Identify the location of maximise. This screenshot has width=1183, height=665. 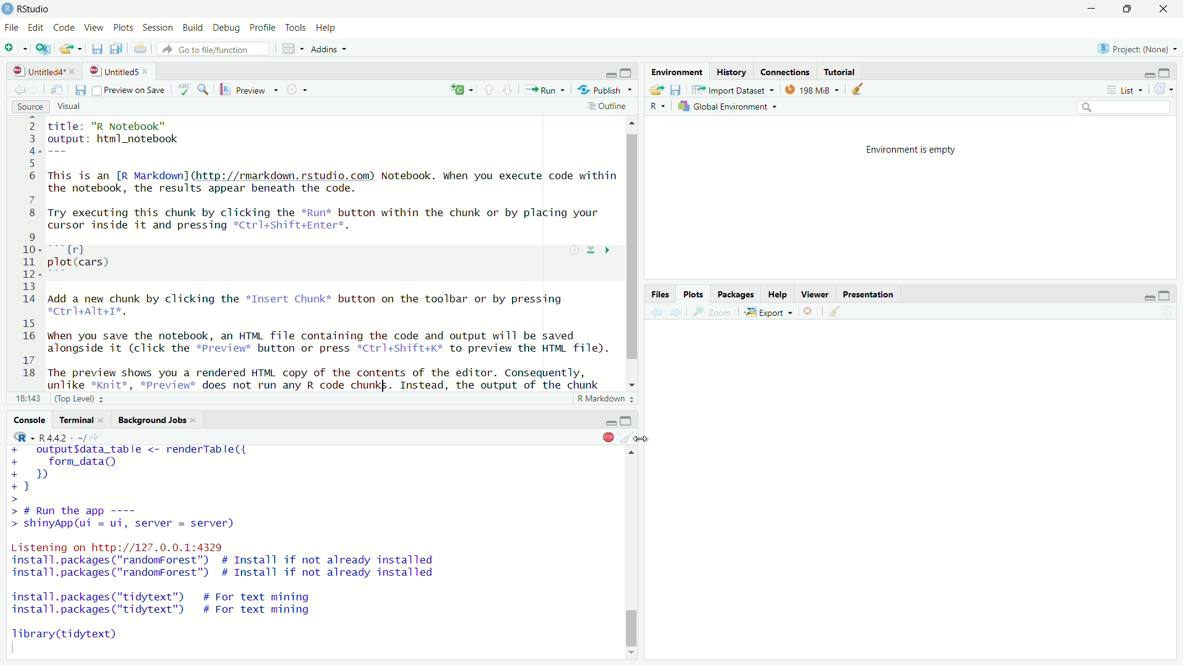
(1126, 9).